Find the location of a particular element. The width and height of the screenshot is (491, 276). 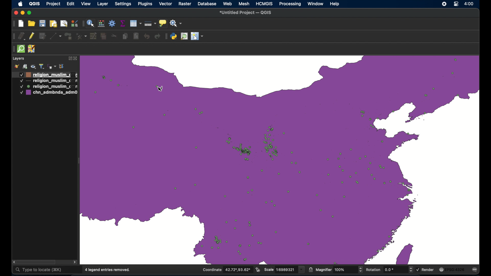

minimize is located at coordinates (22, 13).